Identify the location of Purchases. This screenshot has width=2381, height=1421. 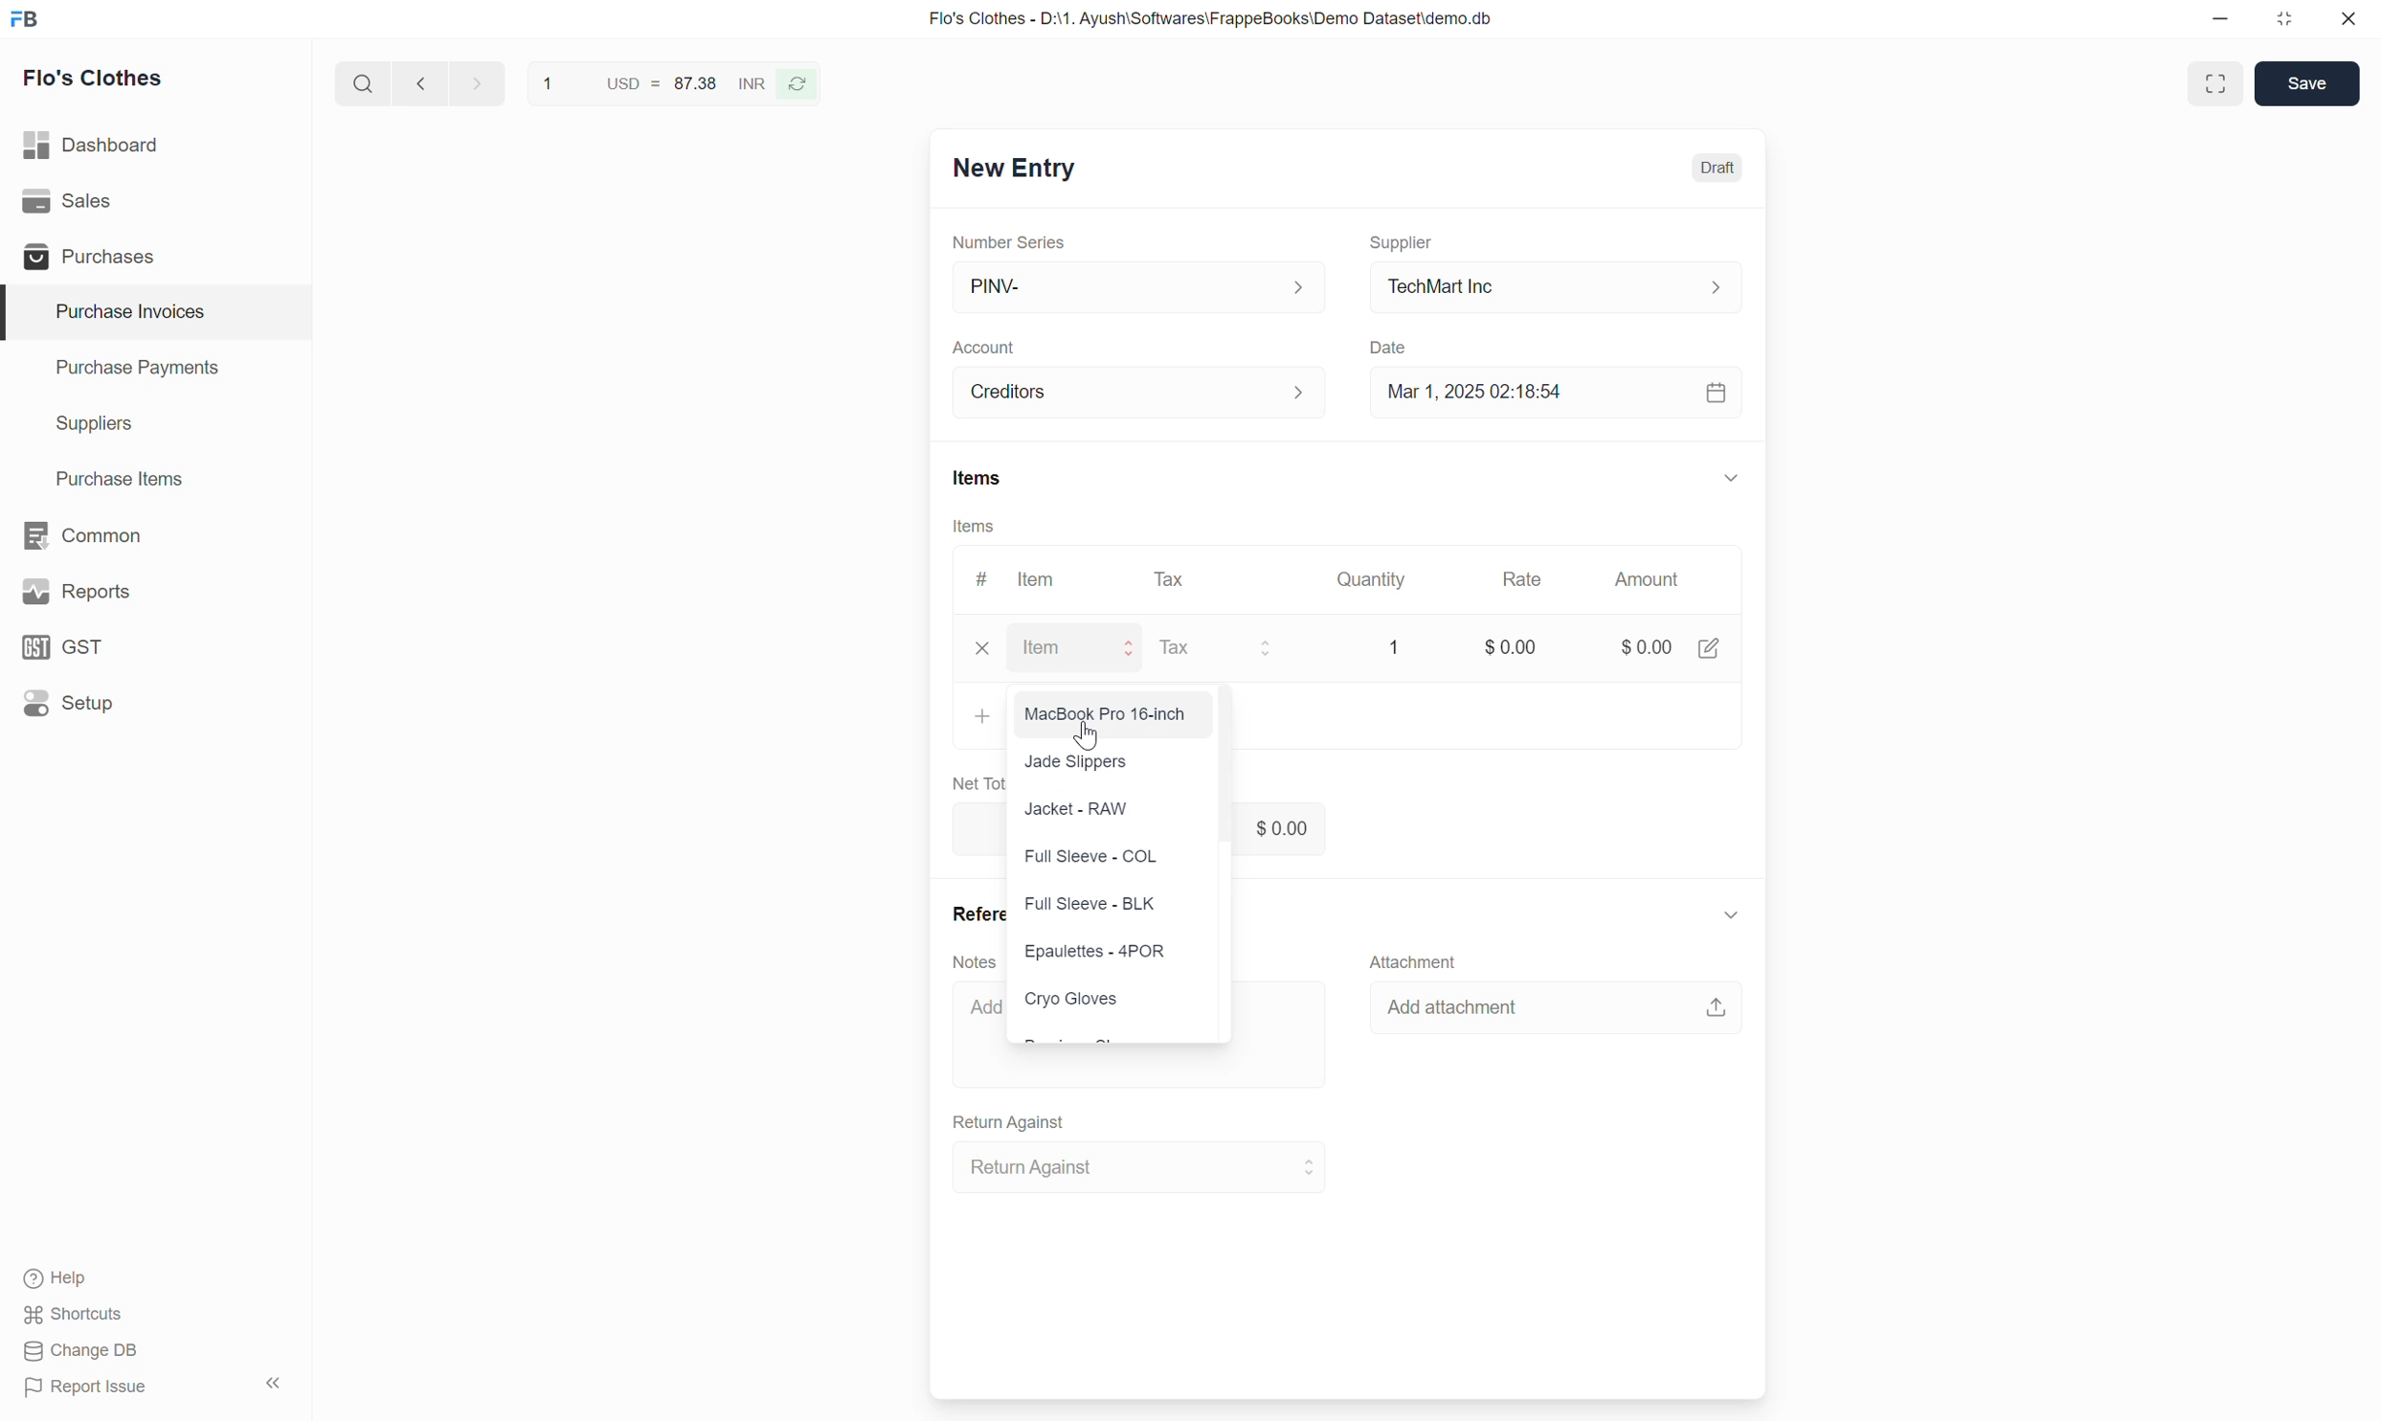
(154, 256).